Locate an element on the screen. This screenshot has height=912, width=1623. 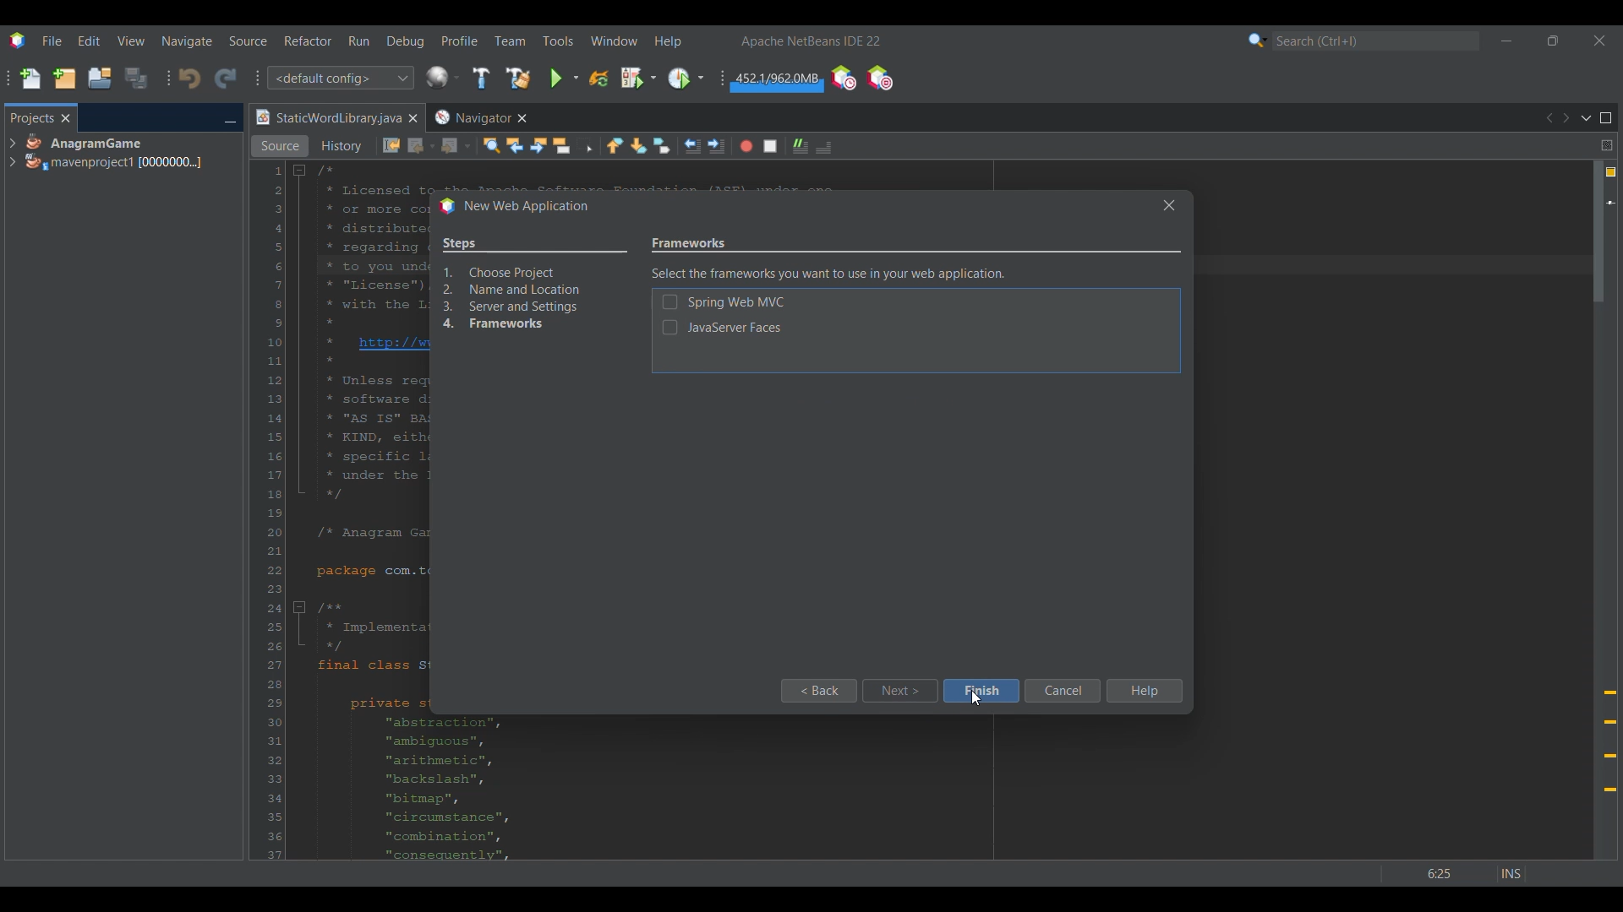
New file is located at coordinates (30, 79).